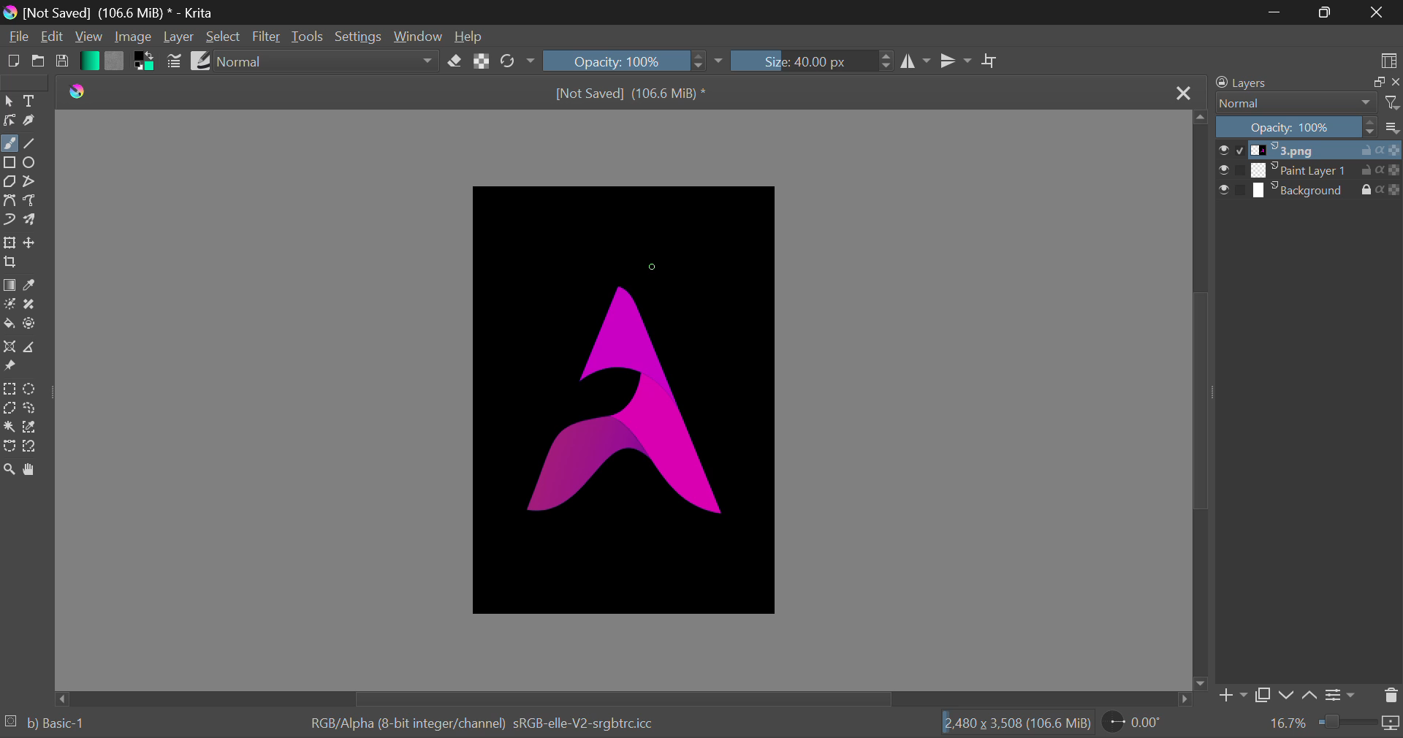 The image size is (1403, 738). Describe the element at coordinates (9, 429) in the screenshot. I see `Continuous Selection` at that location.